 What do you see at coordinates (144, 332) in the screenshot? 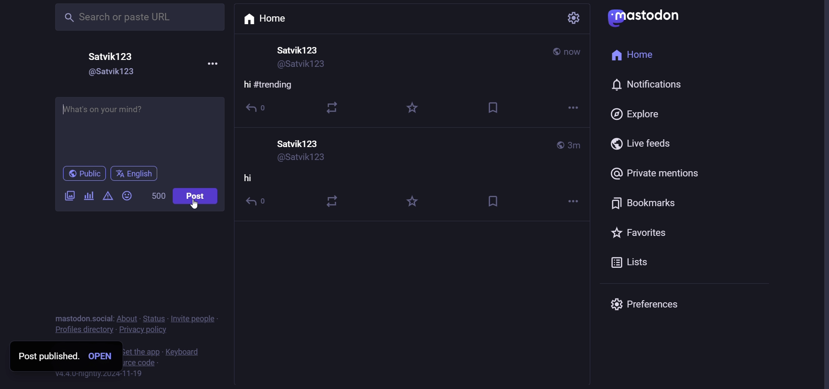
I see `policy` at bounding box center [144, 332].